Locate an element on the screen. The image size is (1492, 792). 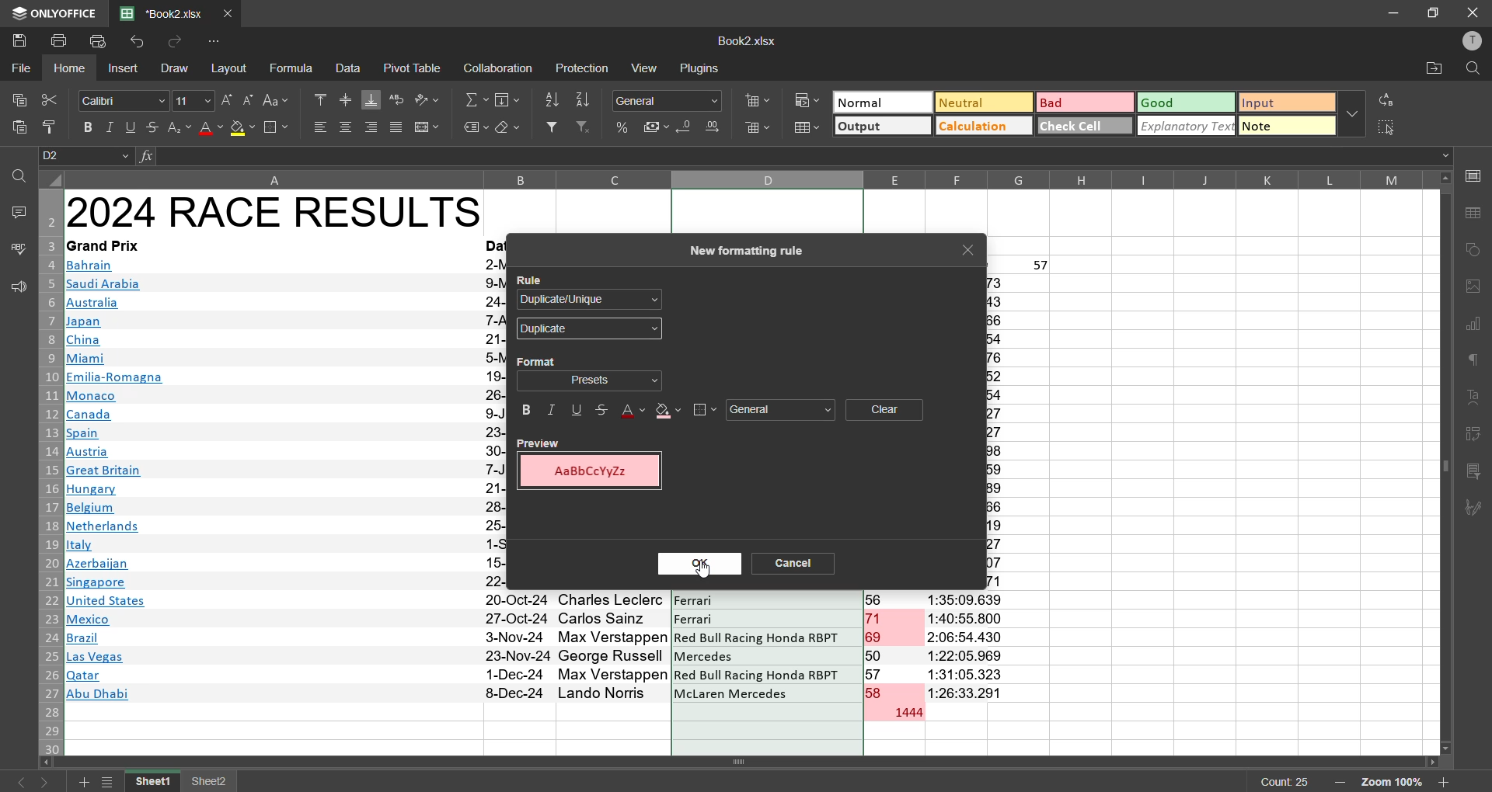
column names is located at coordinates (748, 179).